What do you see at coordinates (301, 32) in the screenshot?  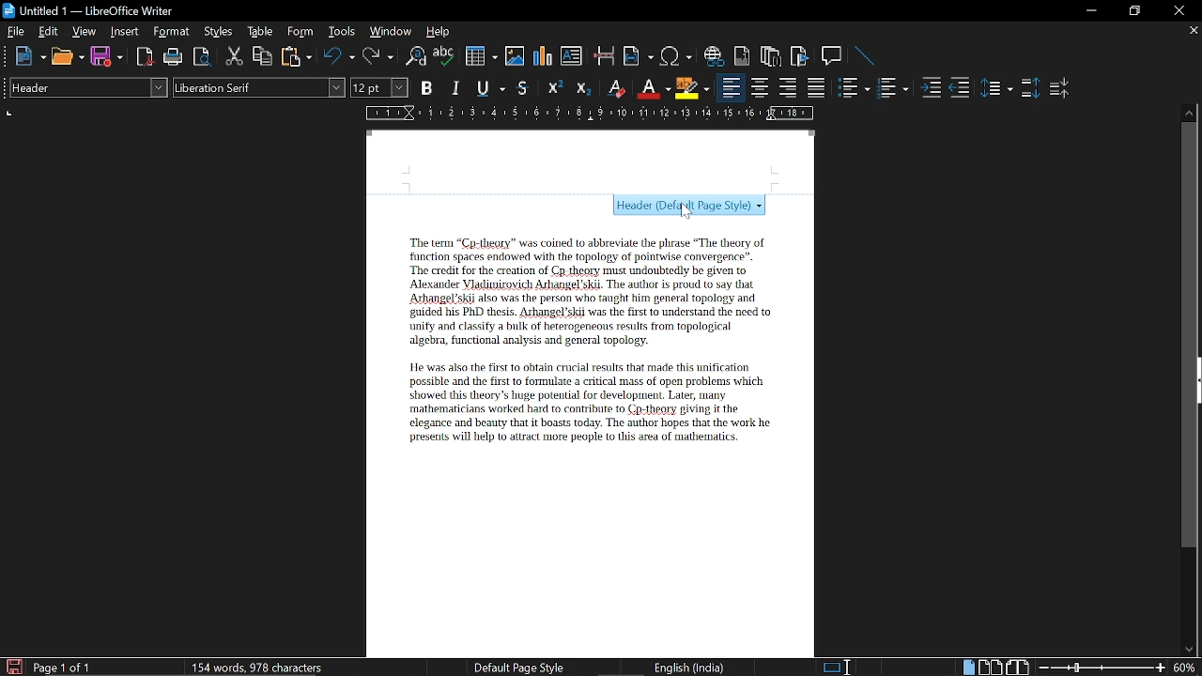 I see `Form` at bounding box center [301, 32].